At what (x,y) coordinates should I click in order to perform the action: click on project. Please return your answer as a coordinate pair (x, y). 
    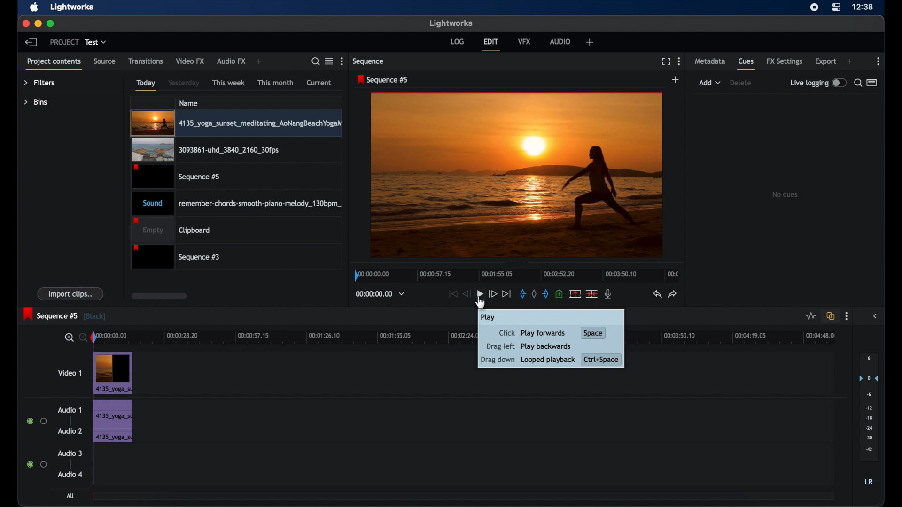
    Looking at the image, I should click on (63, 42).